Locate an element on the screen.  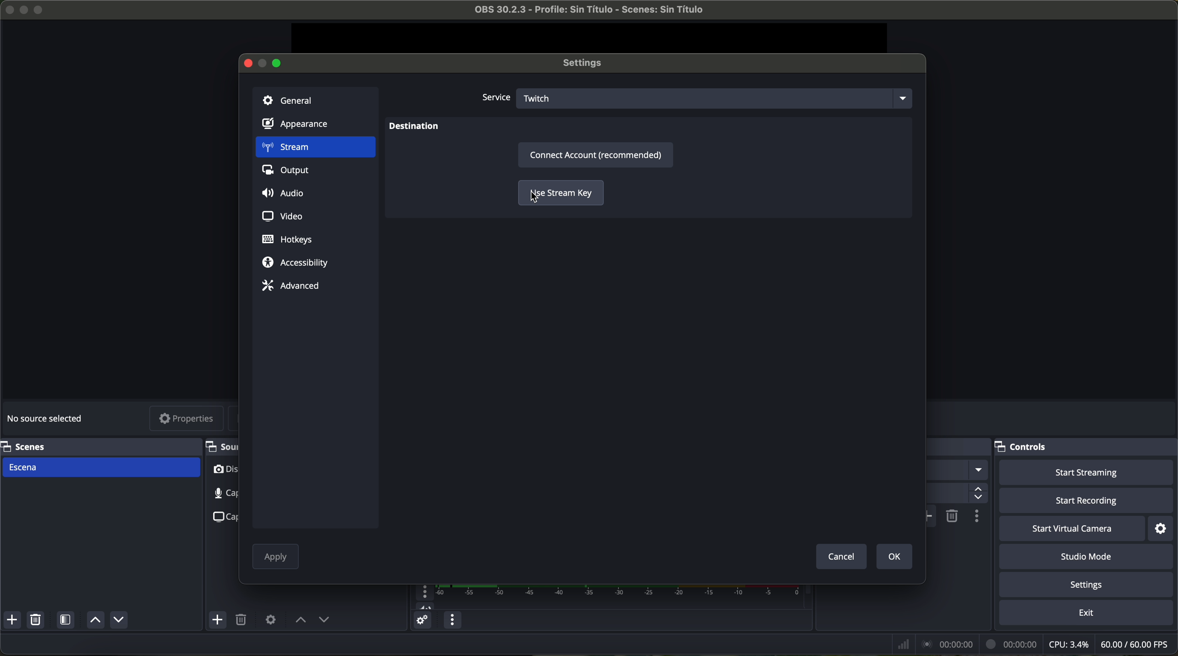
output is located at coordinates (289, 172).